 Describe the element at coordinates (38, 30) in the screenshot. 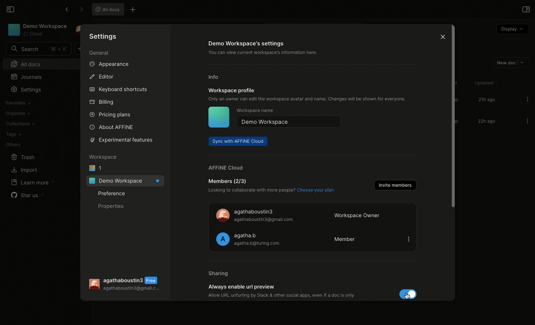

I see `Demo Workspace` at that location.